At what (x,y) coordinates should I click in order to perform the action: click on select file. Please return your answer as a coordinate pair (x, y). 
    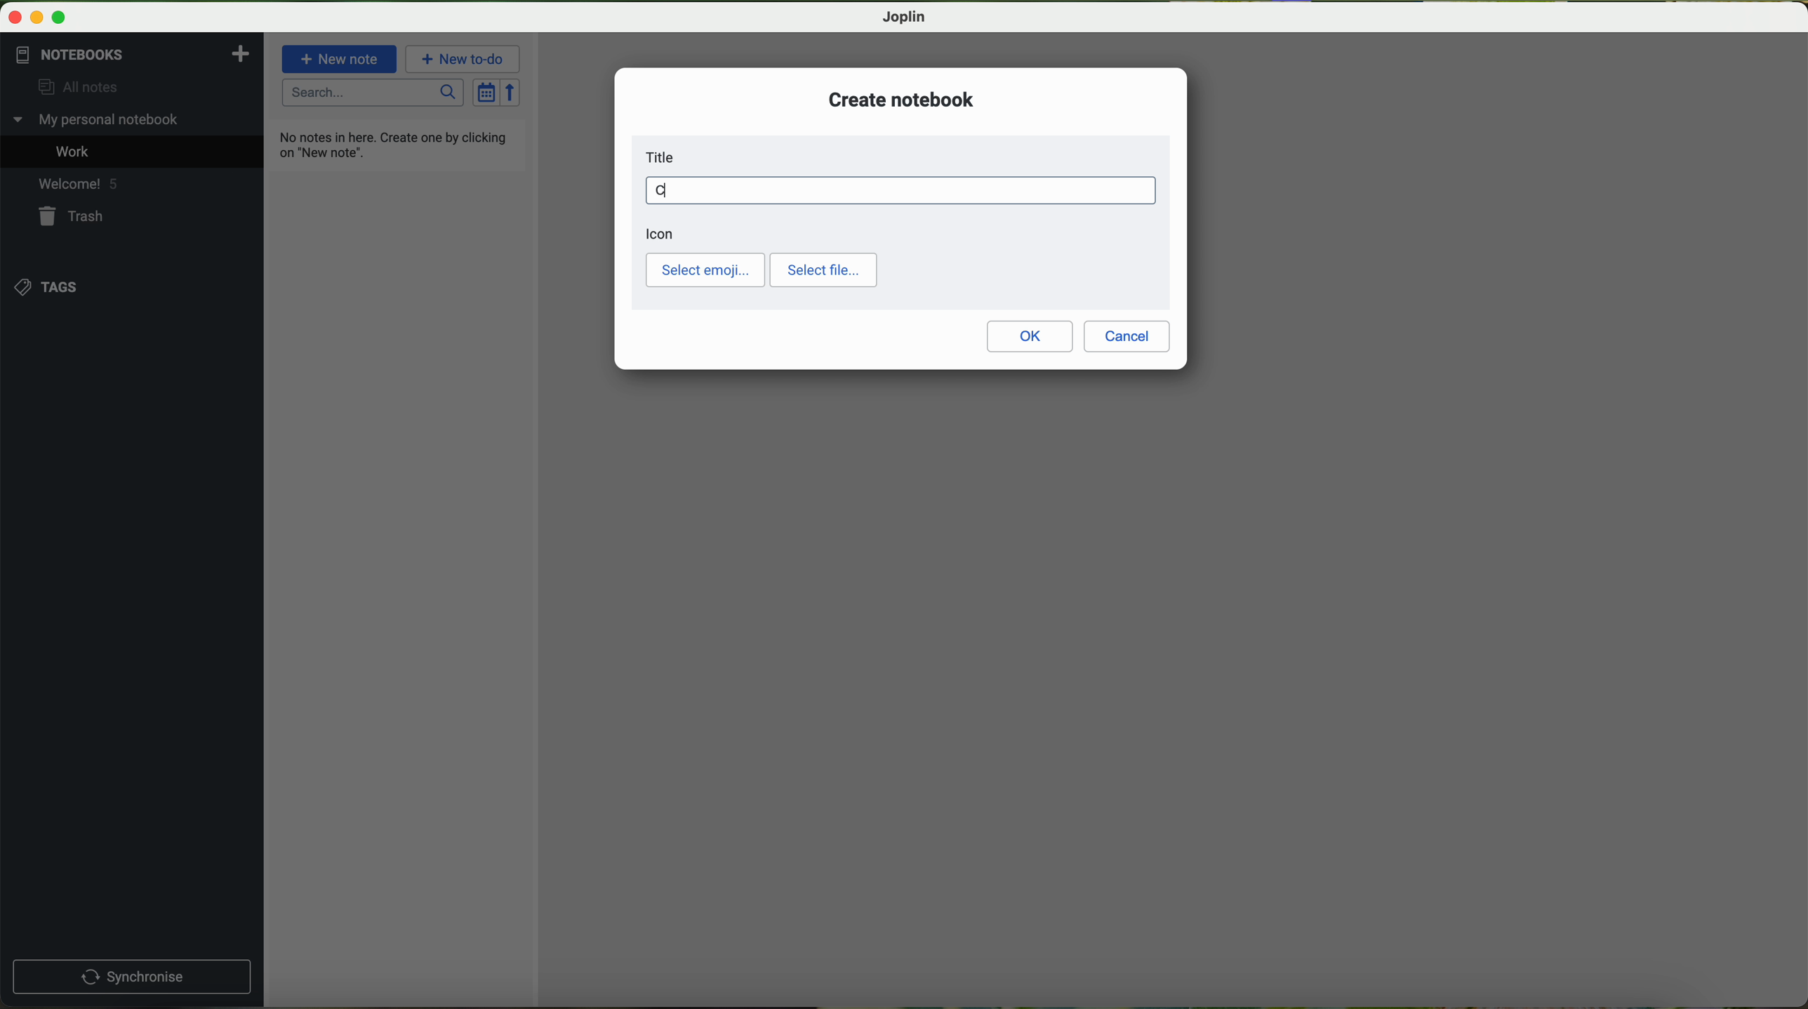
    Looking at the image, I should click on (823, 270).